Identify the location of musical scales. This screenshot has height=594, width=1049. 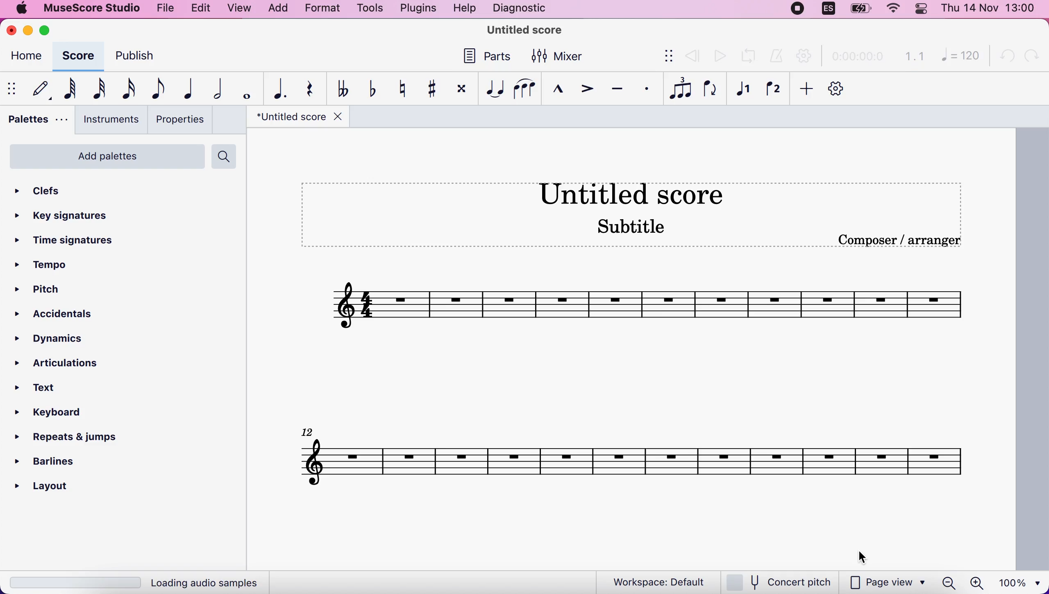
(633, 458).